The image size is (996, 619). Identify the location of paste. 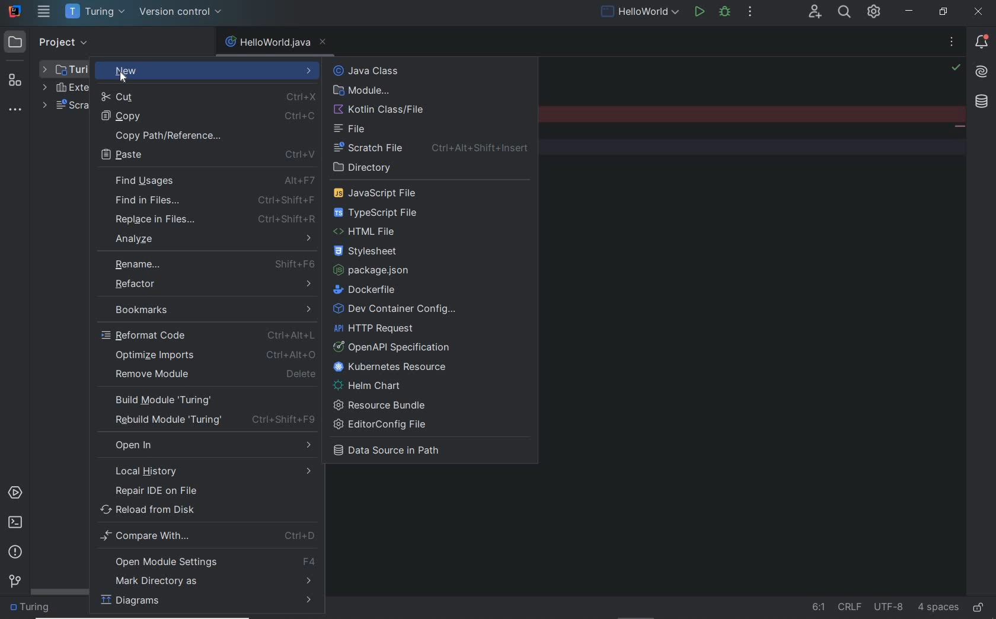
(207, 155).